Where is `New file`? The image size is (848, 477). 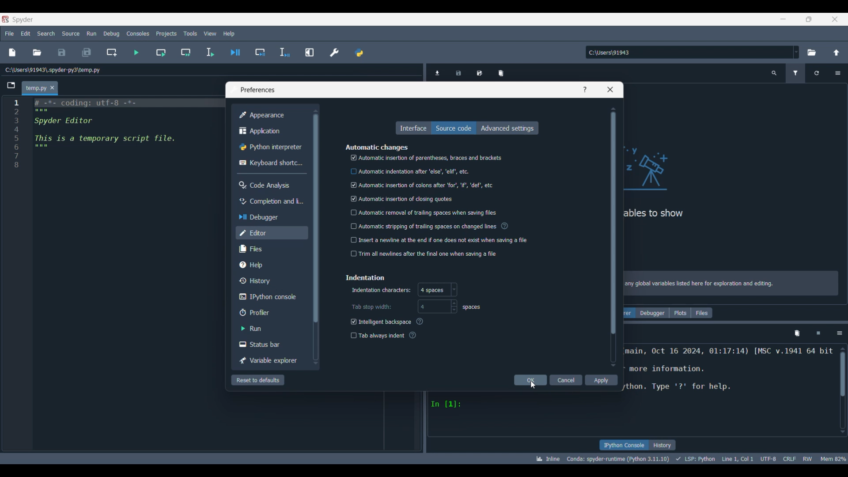
New file is located at coordinates (12, 53).